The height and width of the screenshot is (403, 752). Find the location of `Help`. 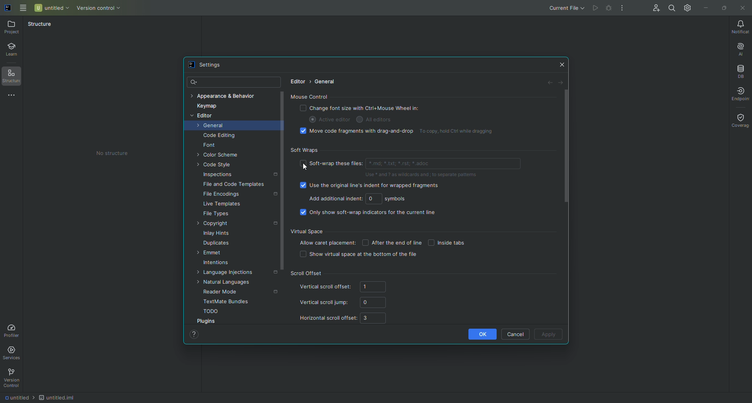

Help is located at coordinates (195, 335).